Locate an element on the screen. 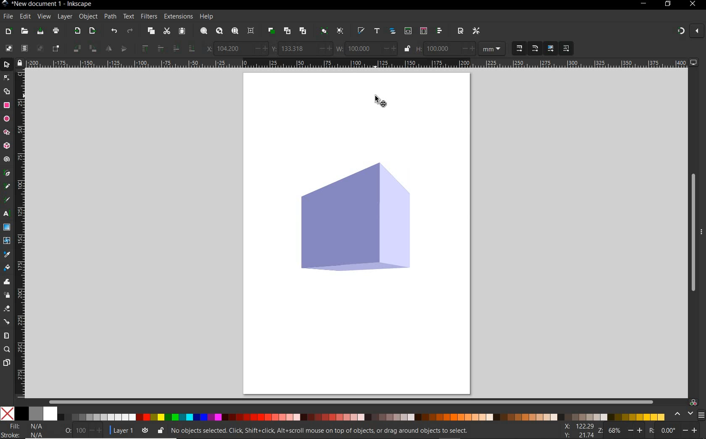 The width and height of the screenshot is (706, 439). h is located at coordinates (419, 49).